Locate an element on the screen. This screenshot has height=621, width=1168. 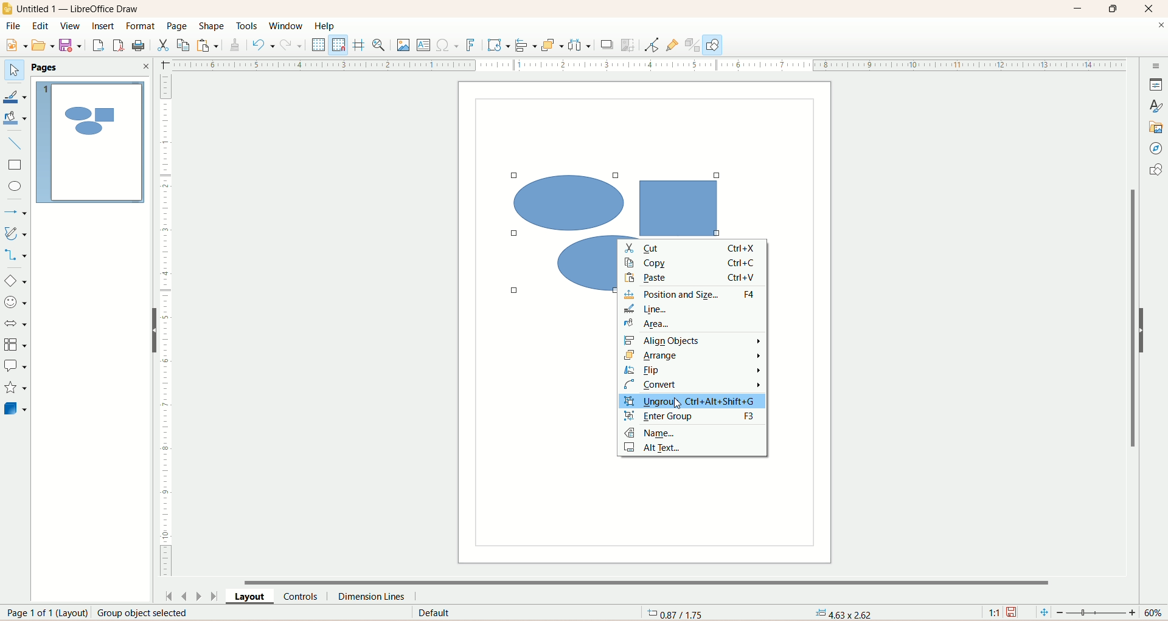
print is located at coordinates (139, 46).